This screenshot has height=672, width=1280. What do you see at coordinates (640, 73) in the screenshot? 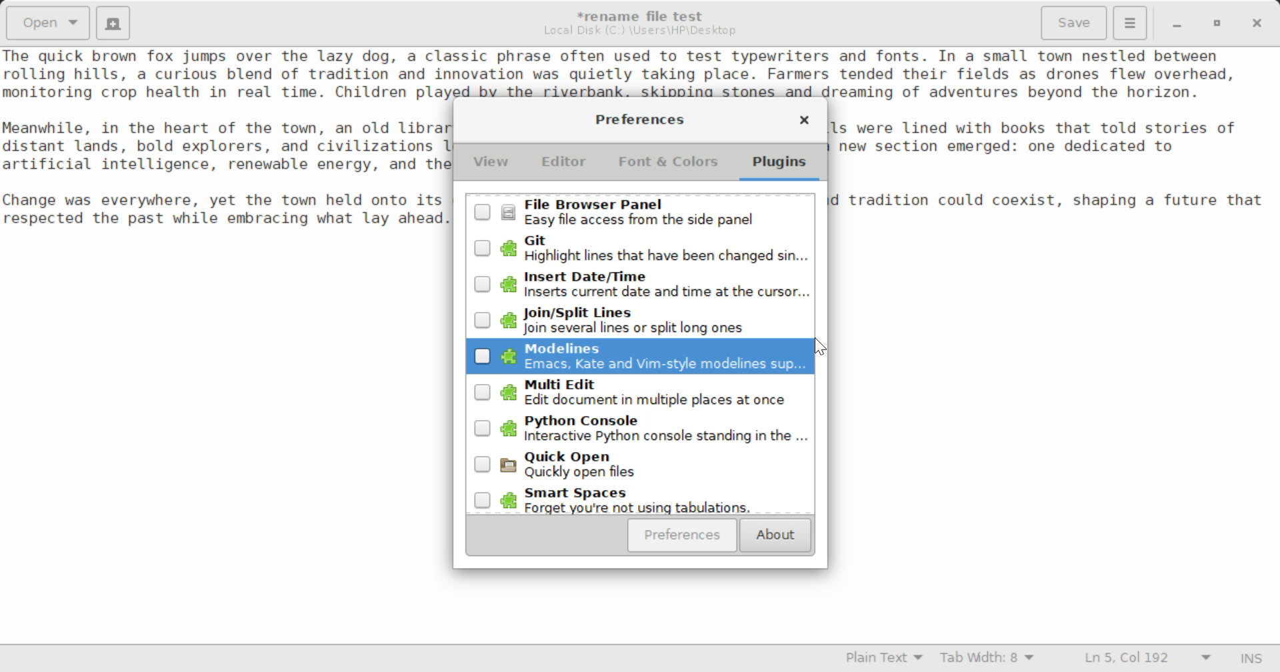
I see `Sample text about a charming town` at bounding box center [640, 73].